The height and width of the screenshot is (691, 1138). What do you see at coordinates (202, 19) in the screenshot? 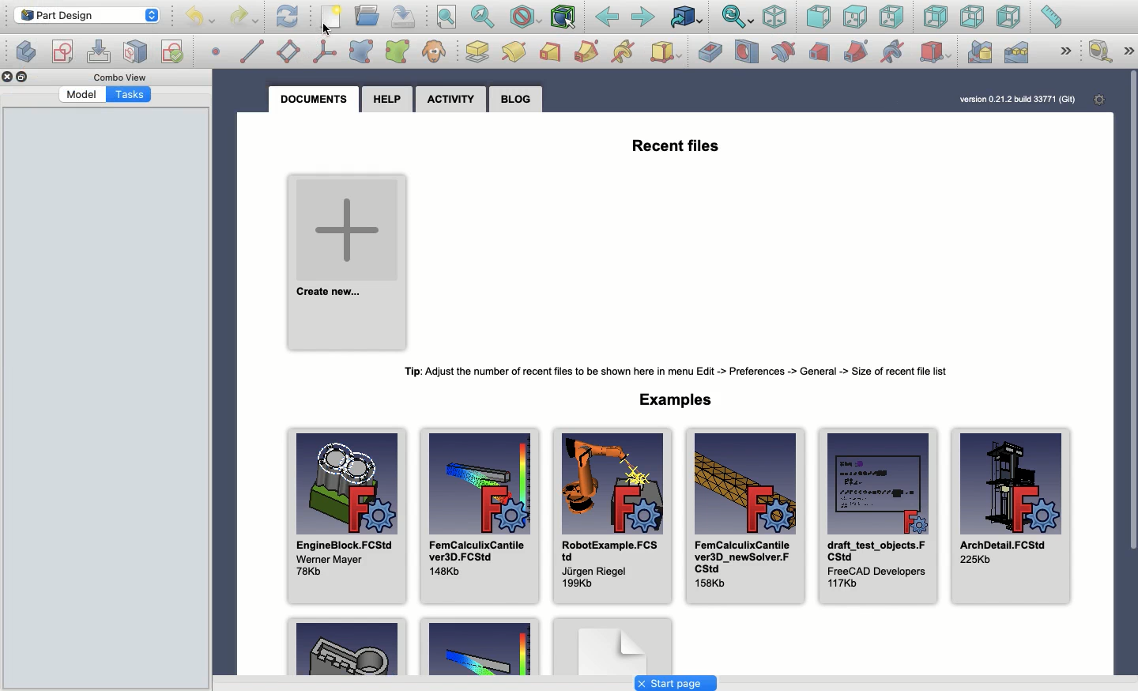
I see `Undo` at bounding box center [202, 19].